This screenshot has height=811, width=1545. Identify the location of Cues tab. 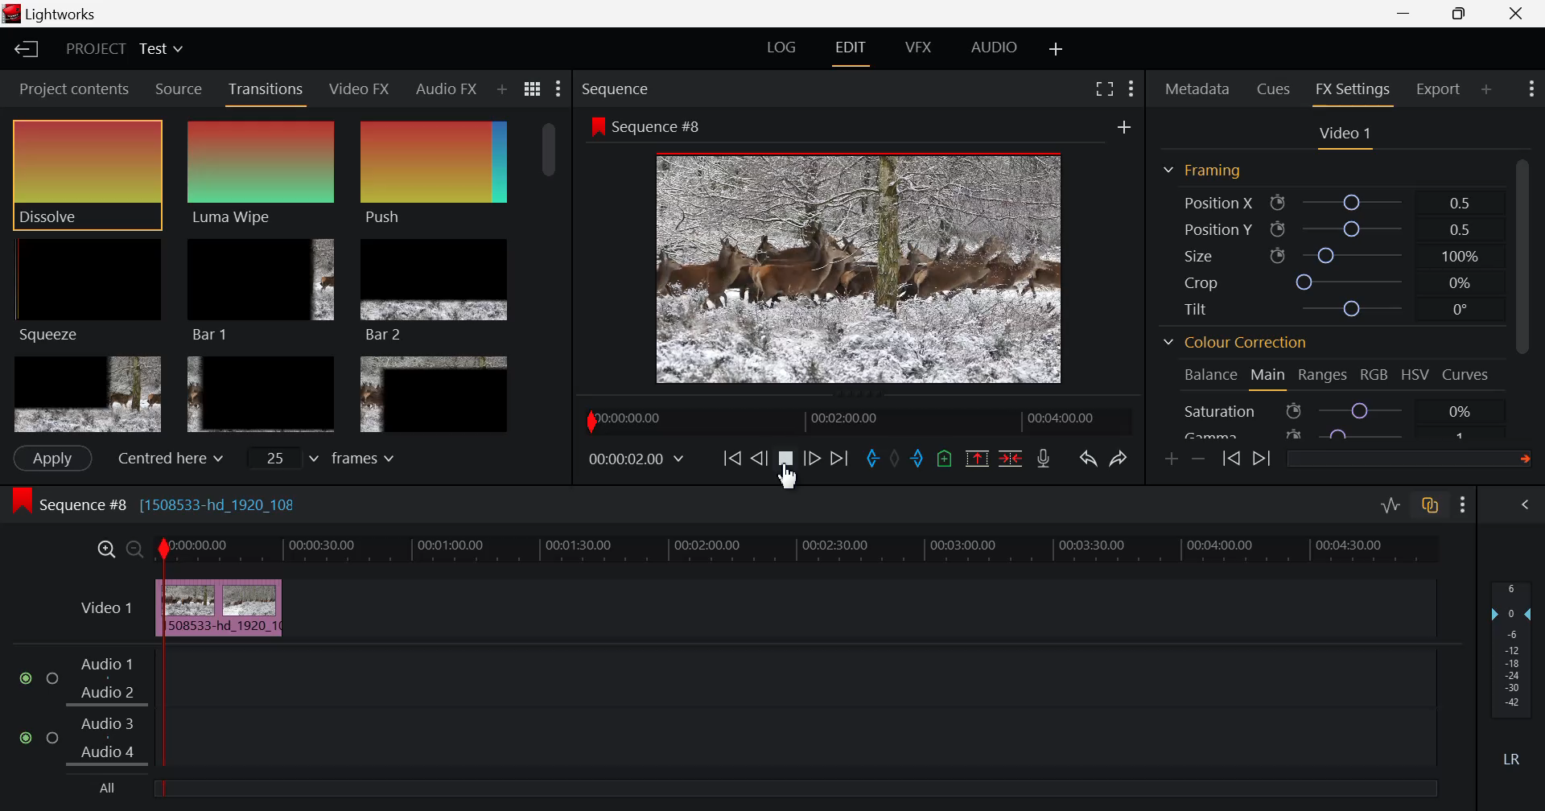
(1275, 88).